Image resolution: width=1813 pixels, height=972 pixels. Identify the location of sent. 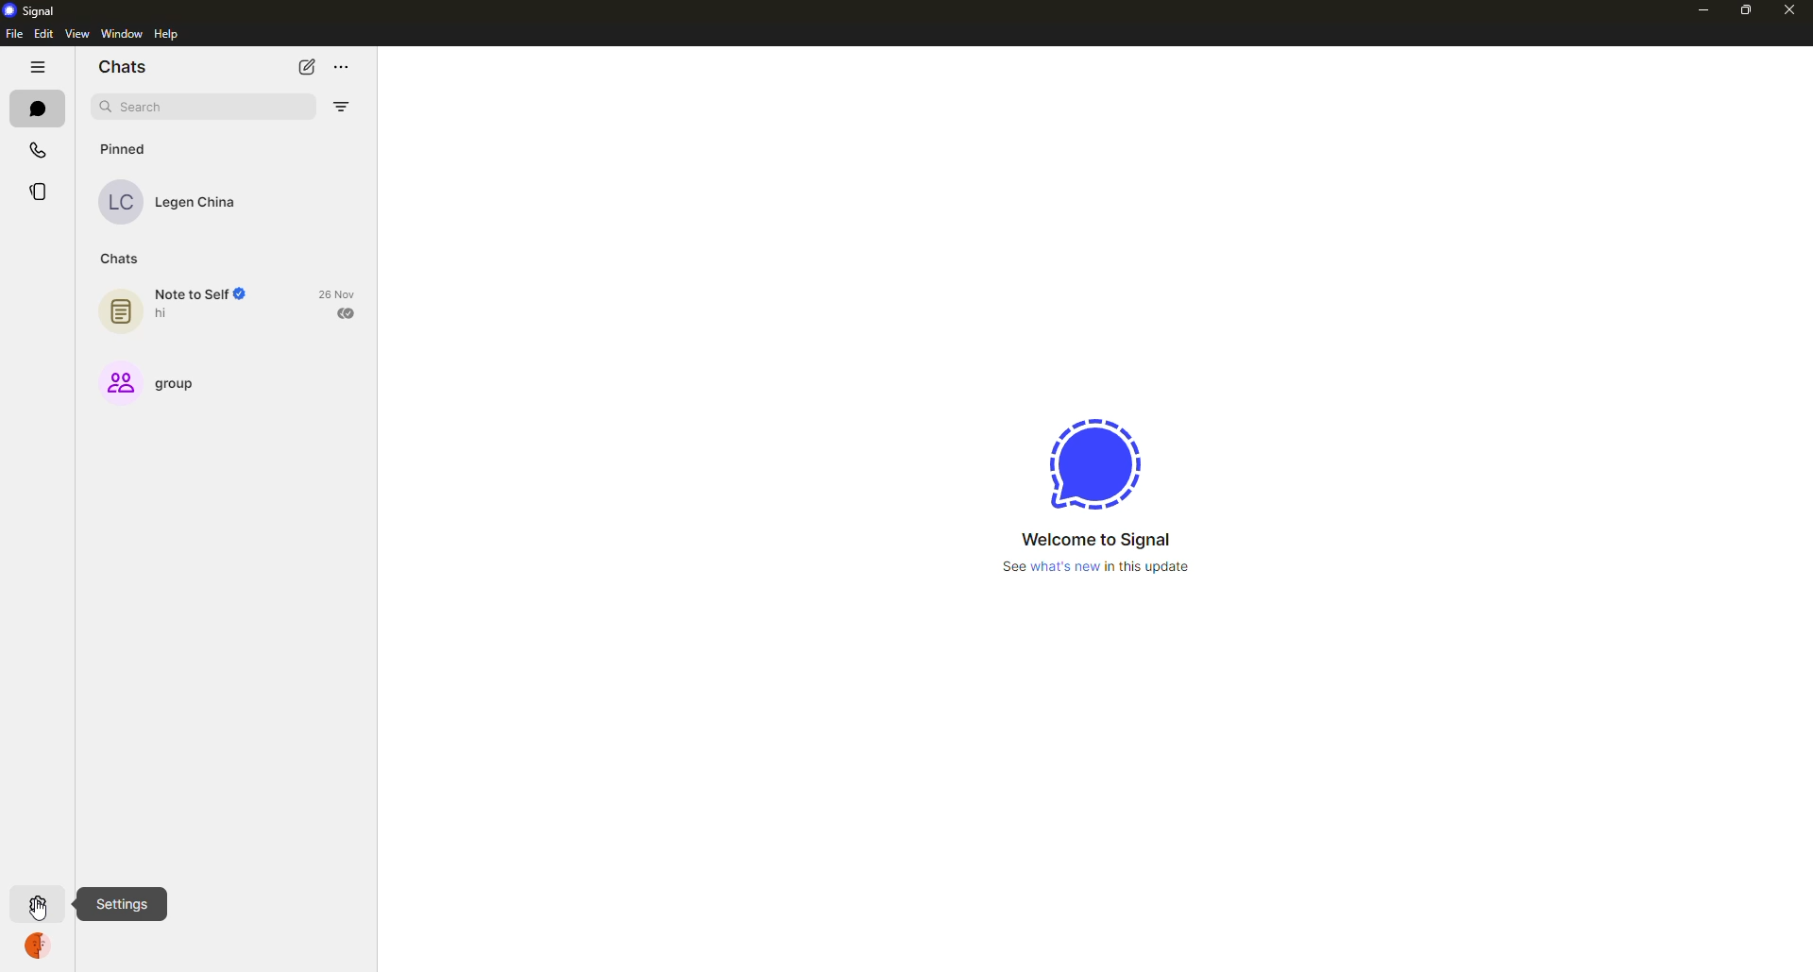
(347, 312).